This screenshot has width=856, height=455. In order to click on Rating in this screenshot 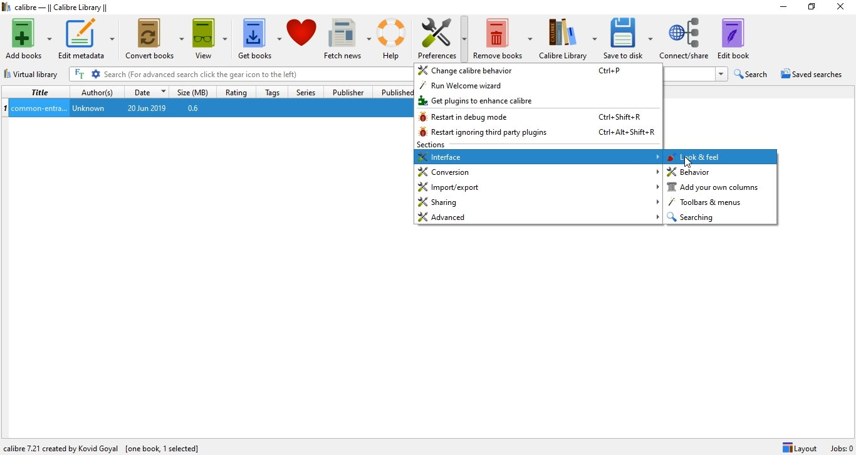, I will do `click(237, 90)`.